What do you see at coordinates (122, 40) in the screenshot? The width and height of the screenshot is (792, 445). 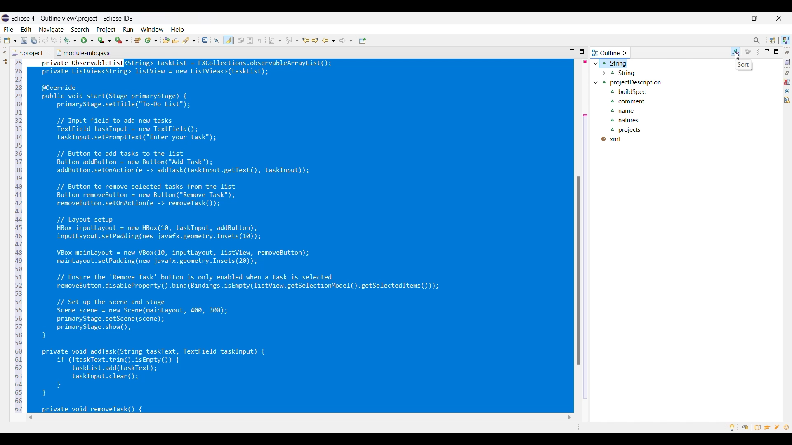 I see `Run last tool options` at bounding box center [122, 40].